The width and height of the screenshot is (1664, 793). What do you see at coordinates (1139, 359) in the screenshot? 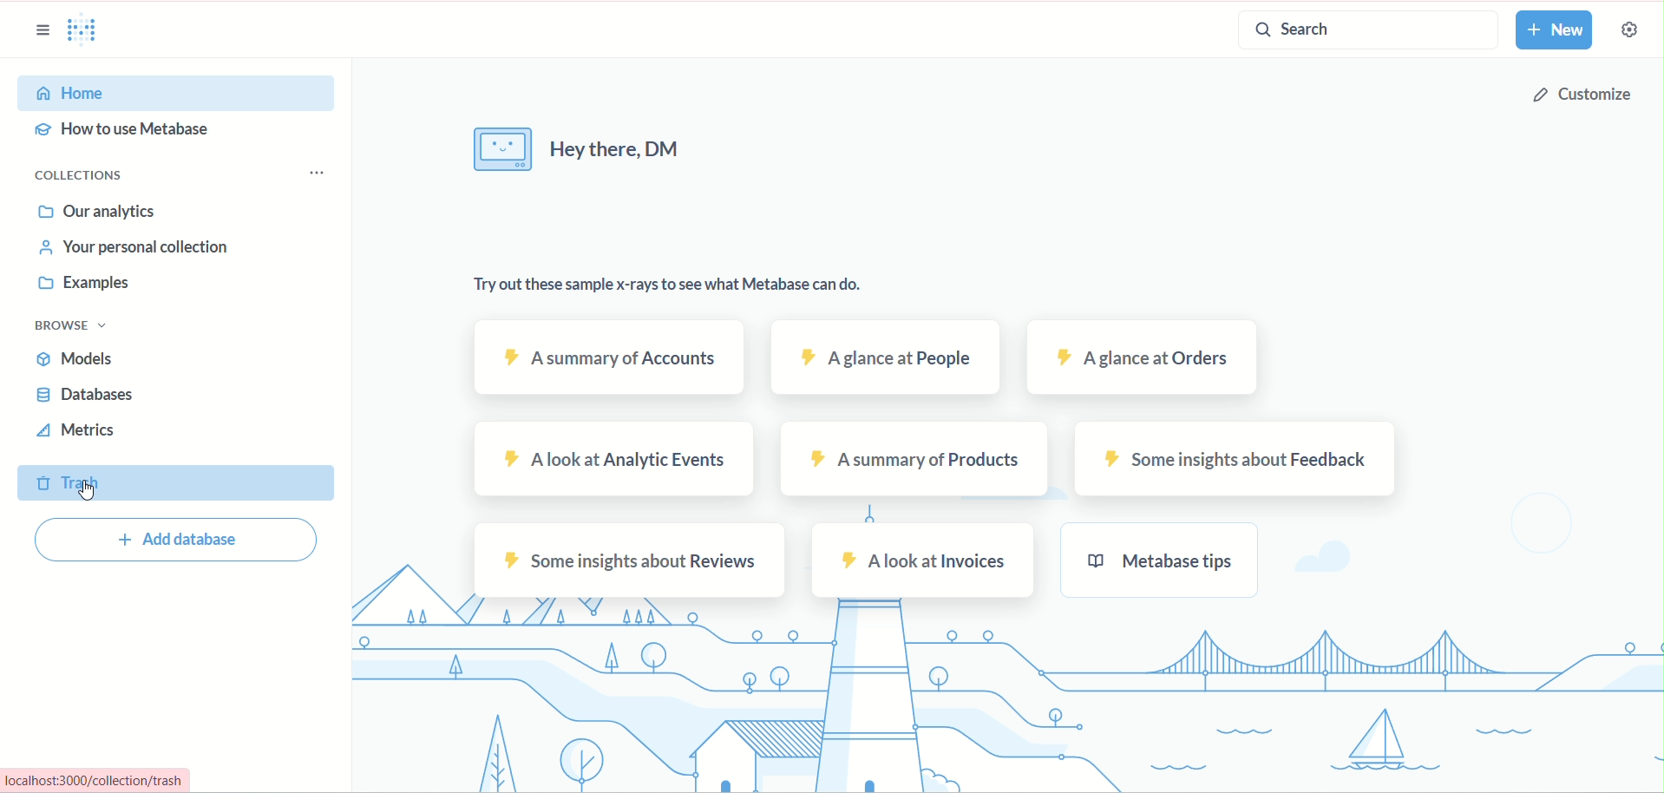
I see `A glance at orders` at bounding box center [1139, 359].